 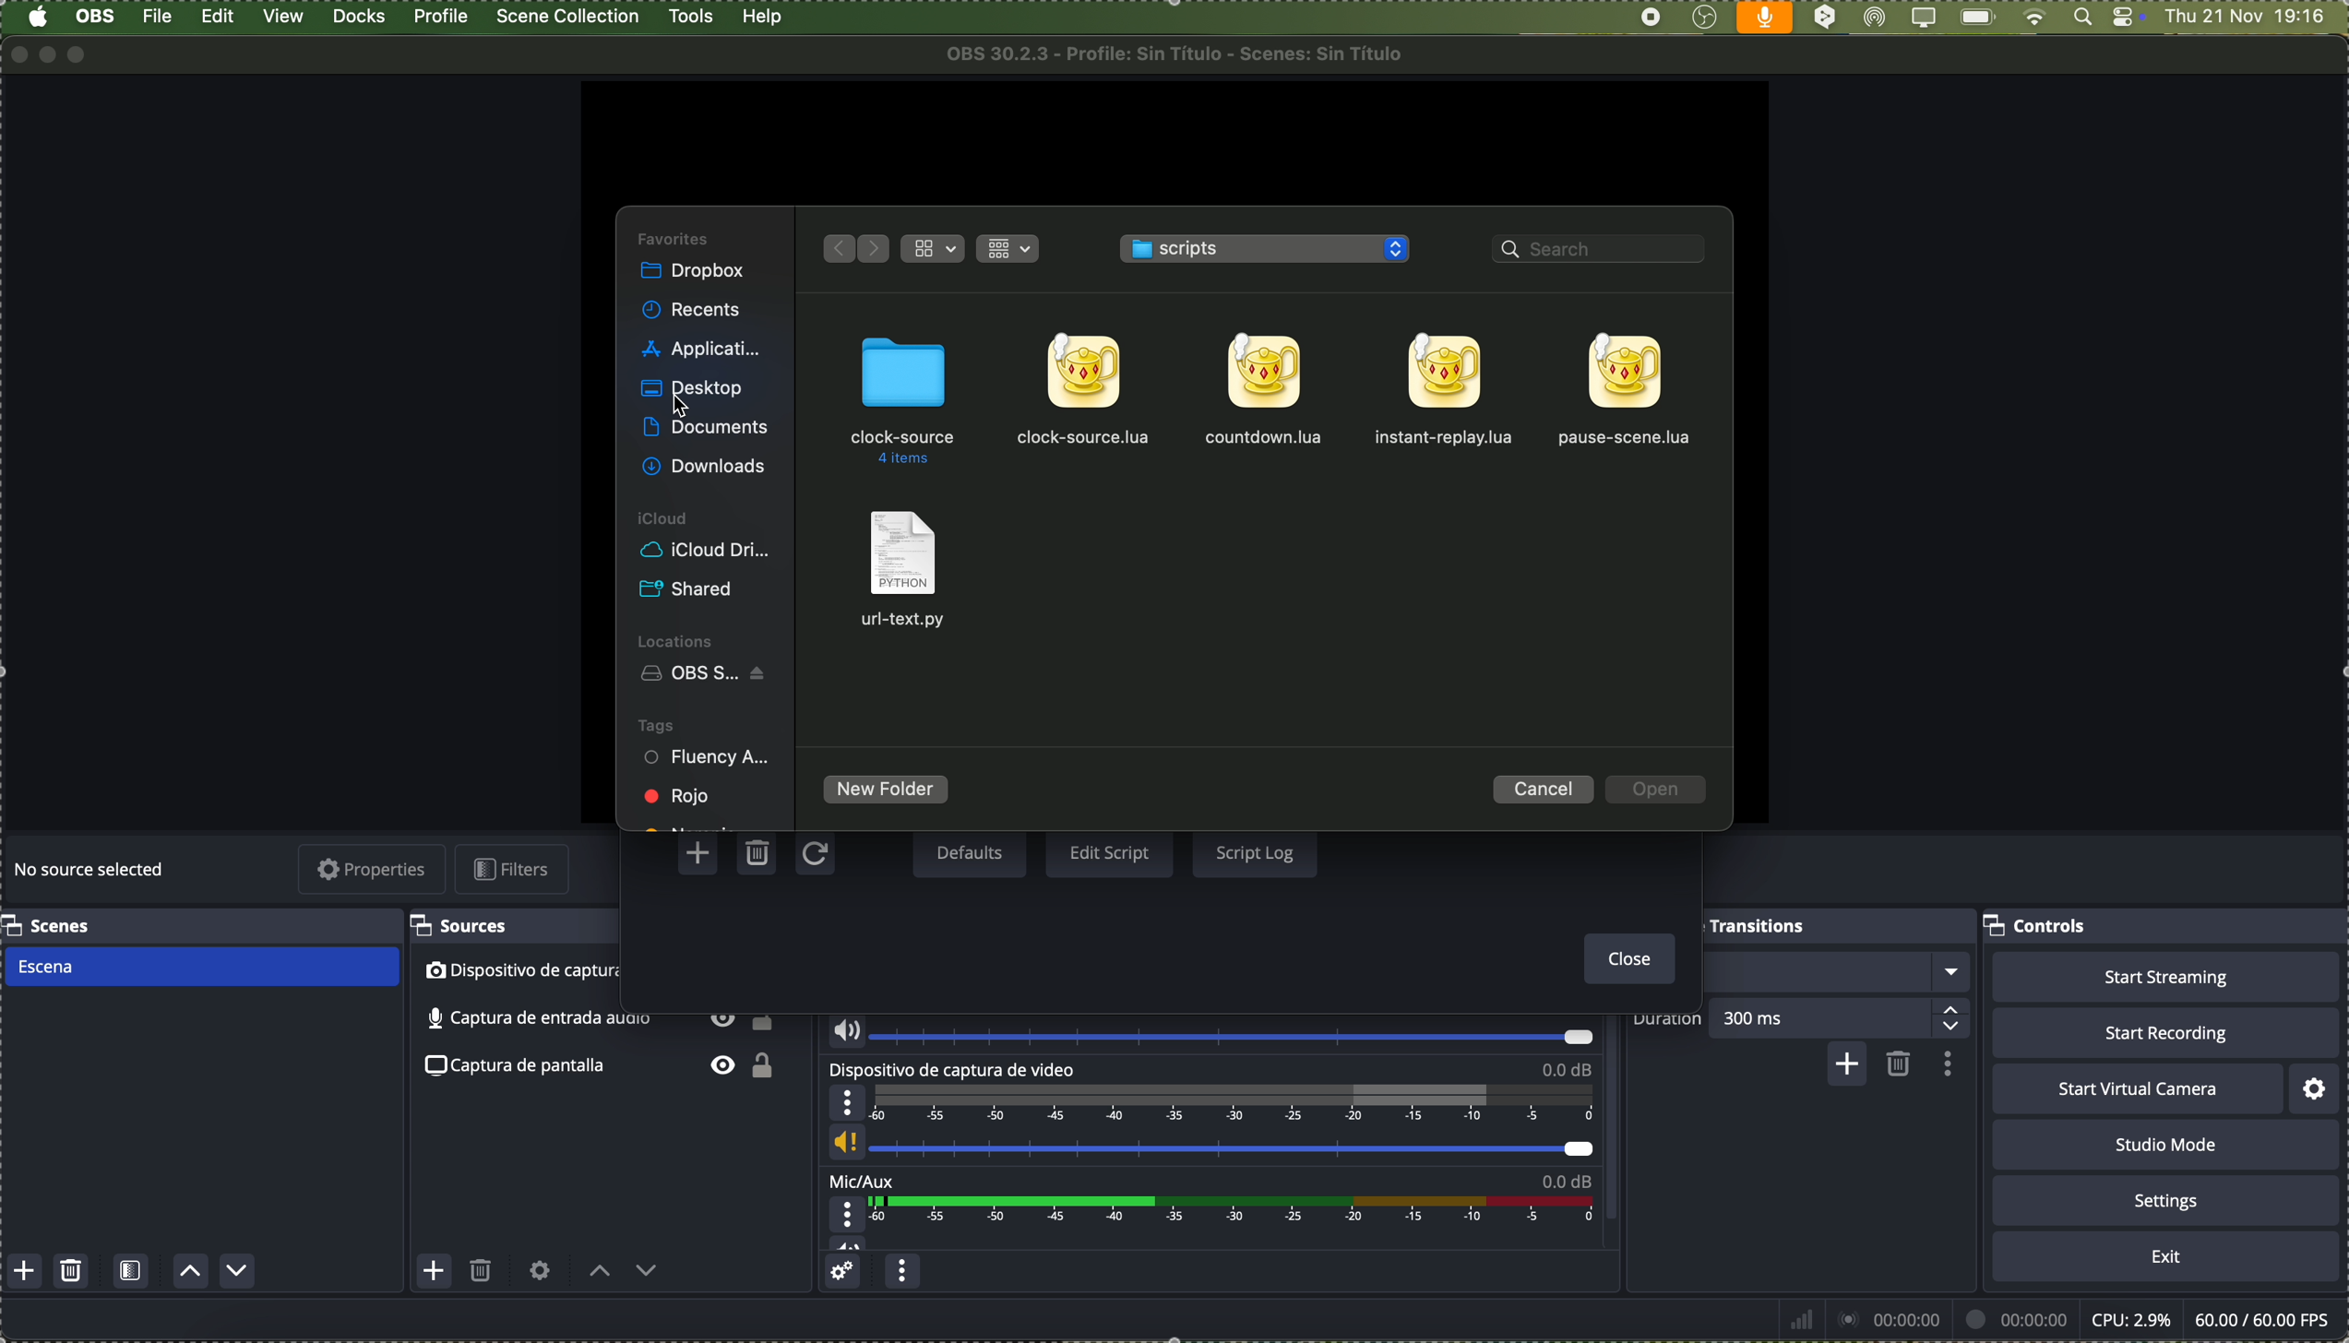 I want to click on file, so click(x=1093, y=392).